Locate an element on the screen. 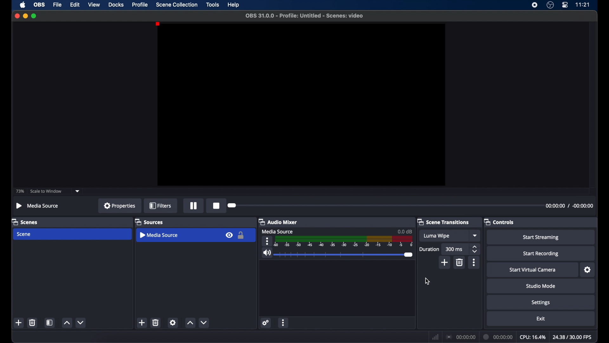 This screenshot has height=343, width=609. sources is located at coordinates (149, 222).